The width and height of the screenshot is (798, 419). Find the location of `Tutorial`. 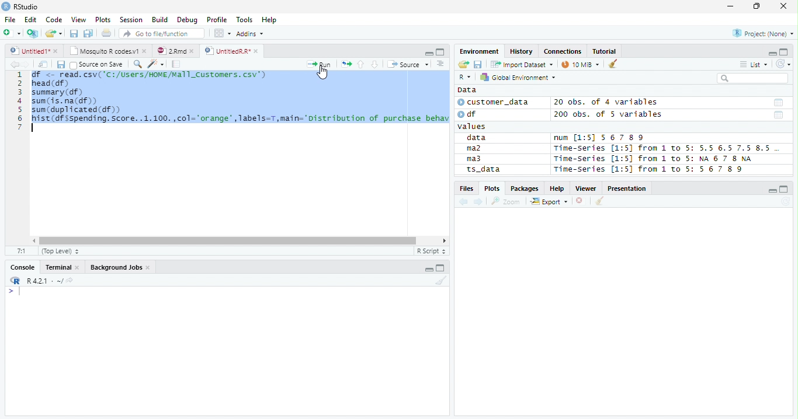

Tutorial is located at coordinates (605, 51).